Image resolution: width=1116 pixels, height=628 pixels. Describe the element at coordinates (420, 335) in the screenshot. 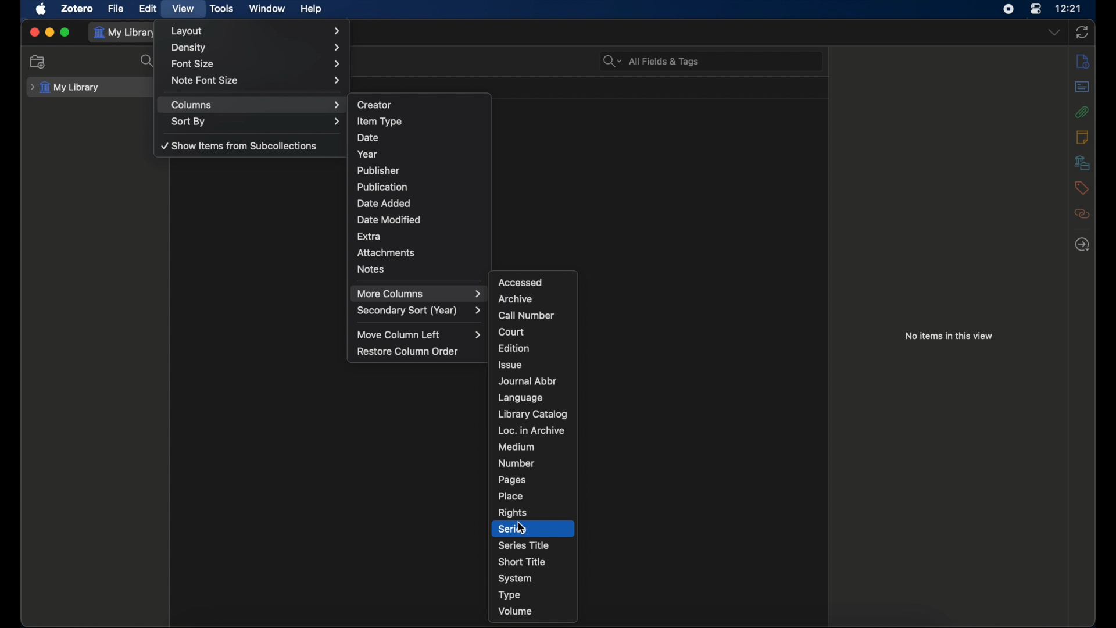

I see `move column left` at that location.